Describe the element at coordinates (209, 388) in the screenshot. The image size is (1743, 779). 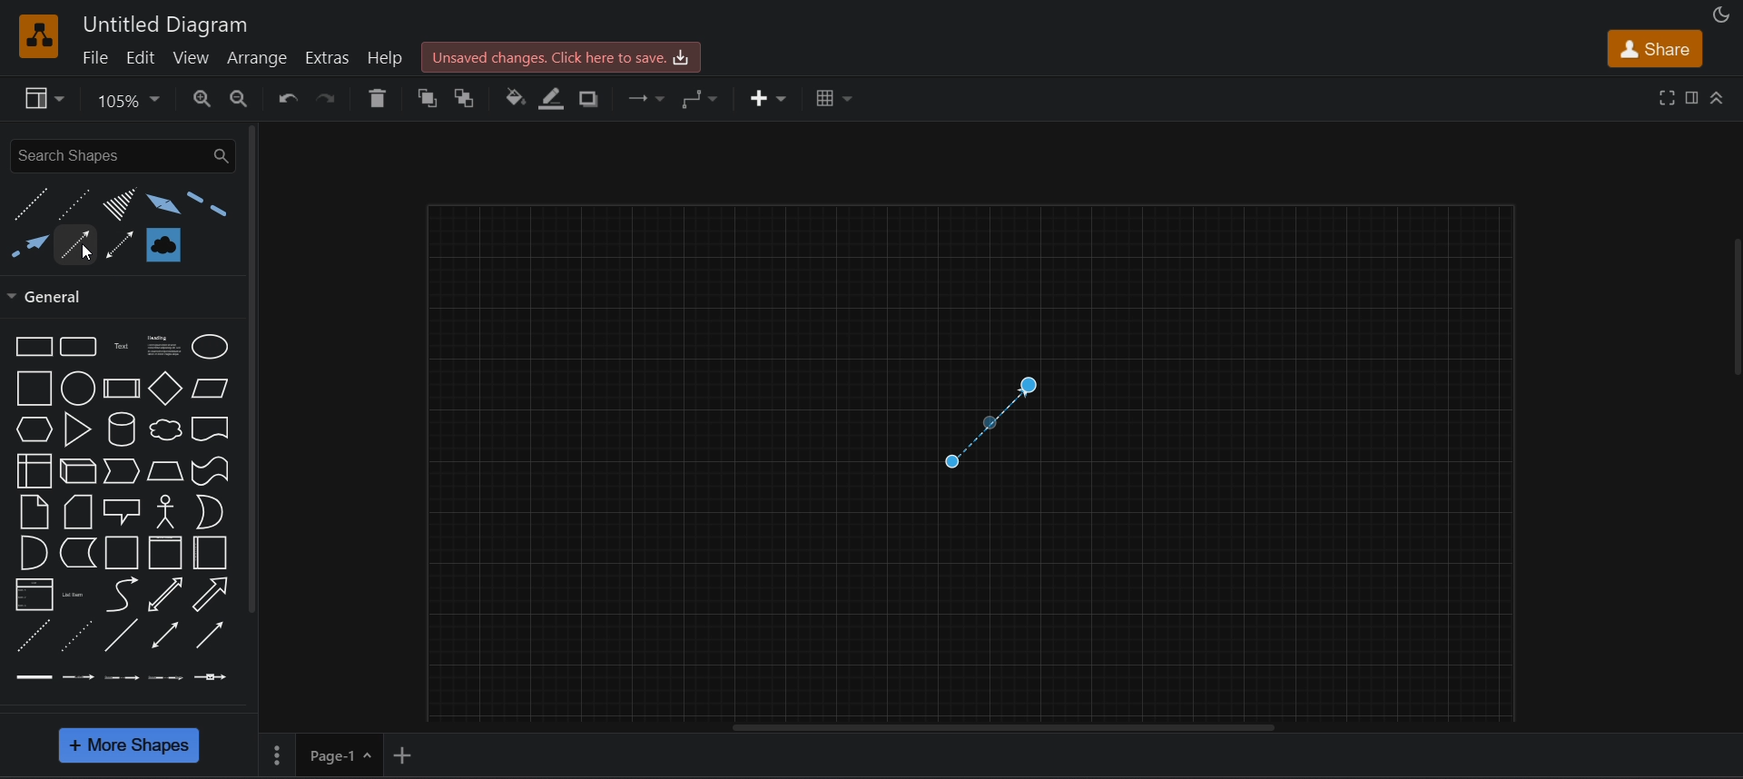
I see `parallelogram` at that location.